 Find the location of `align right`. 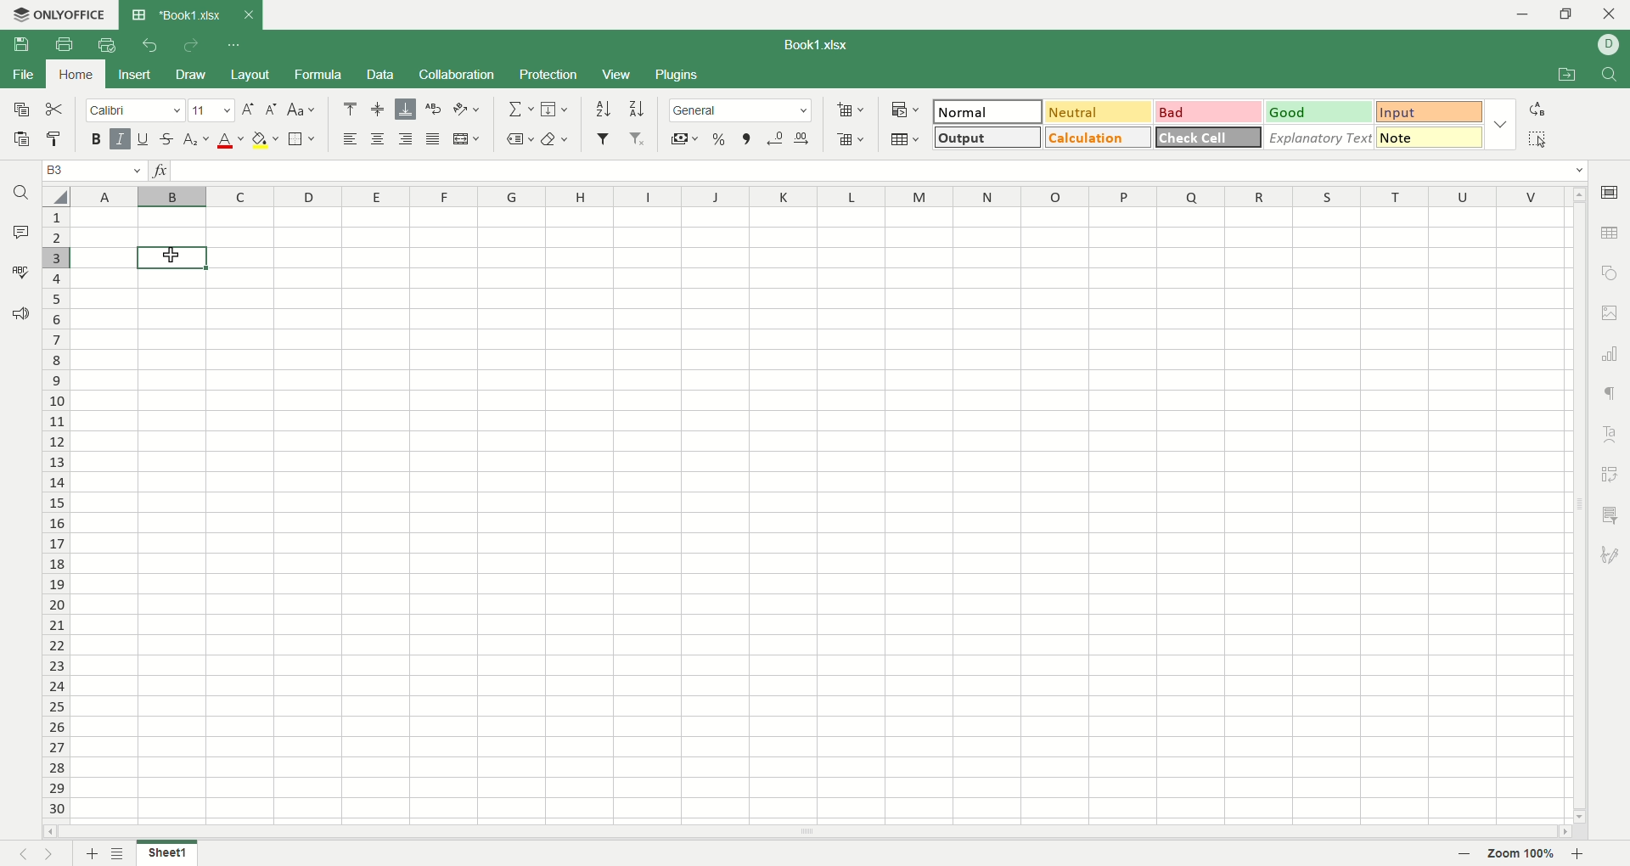

align right is located at coordinates (403, 138).